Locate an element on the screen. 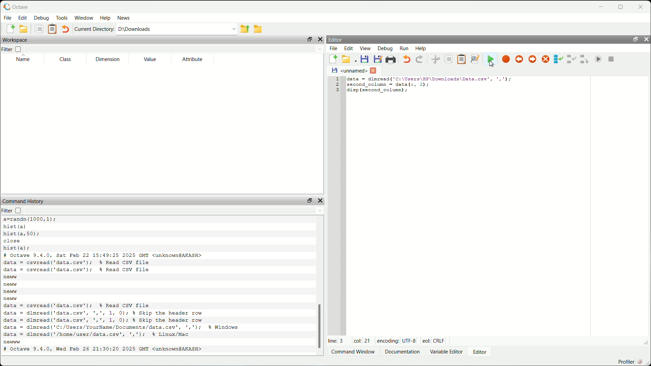  copy is located at coordinates (40, 30).